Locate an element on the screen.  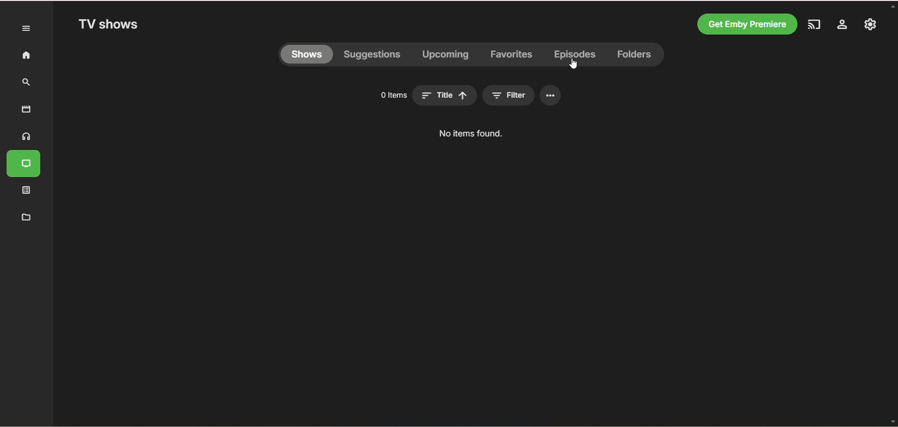
play on another device is located at coordinates (813, 24).